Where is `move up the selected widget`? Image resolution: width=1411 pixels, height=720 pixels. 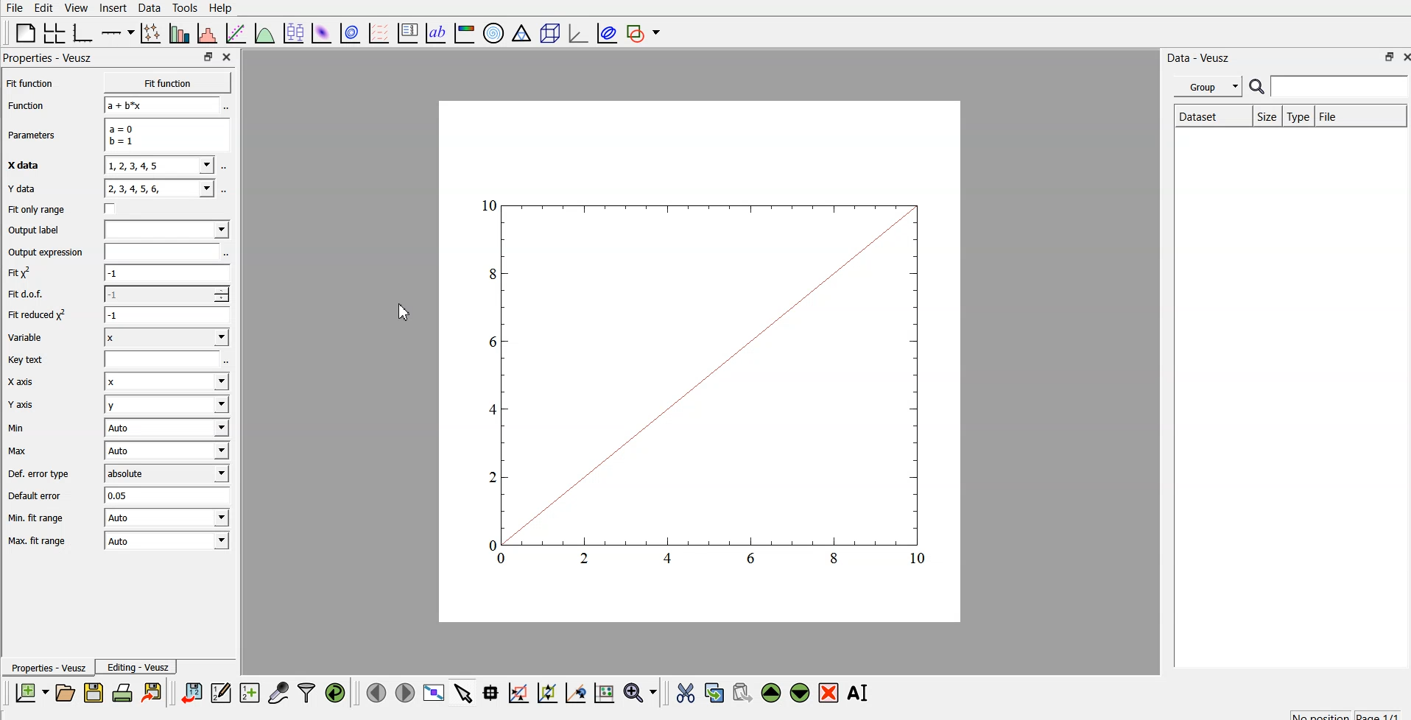 move up the selected widget is located at coordinates (771, 693).